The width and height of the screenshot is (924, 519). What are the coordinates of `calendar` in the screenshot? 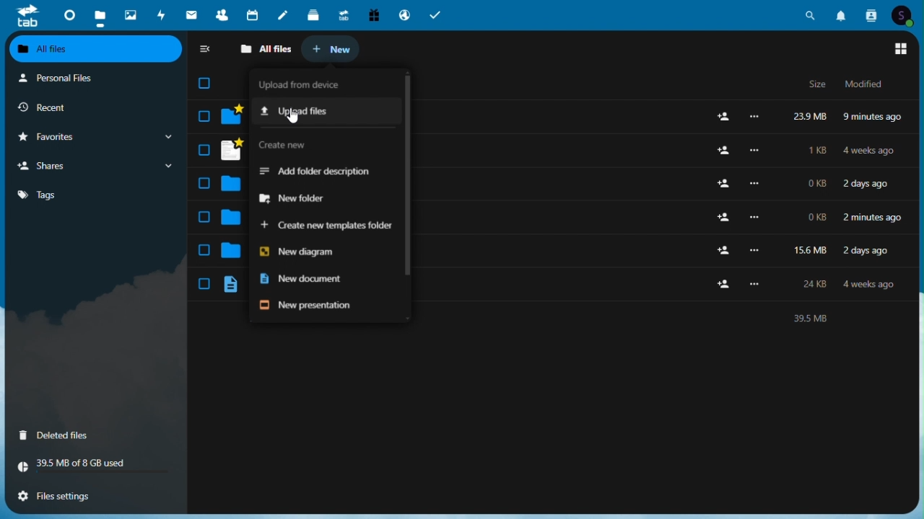 It's located at (253, 14).